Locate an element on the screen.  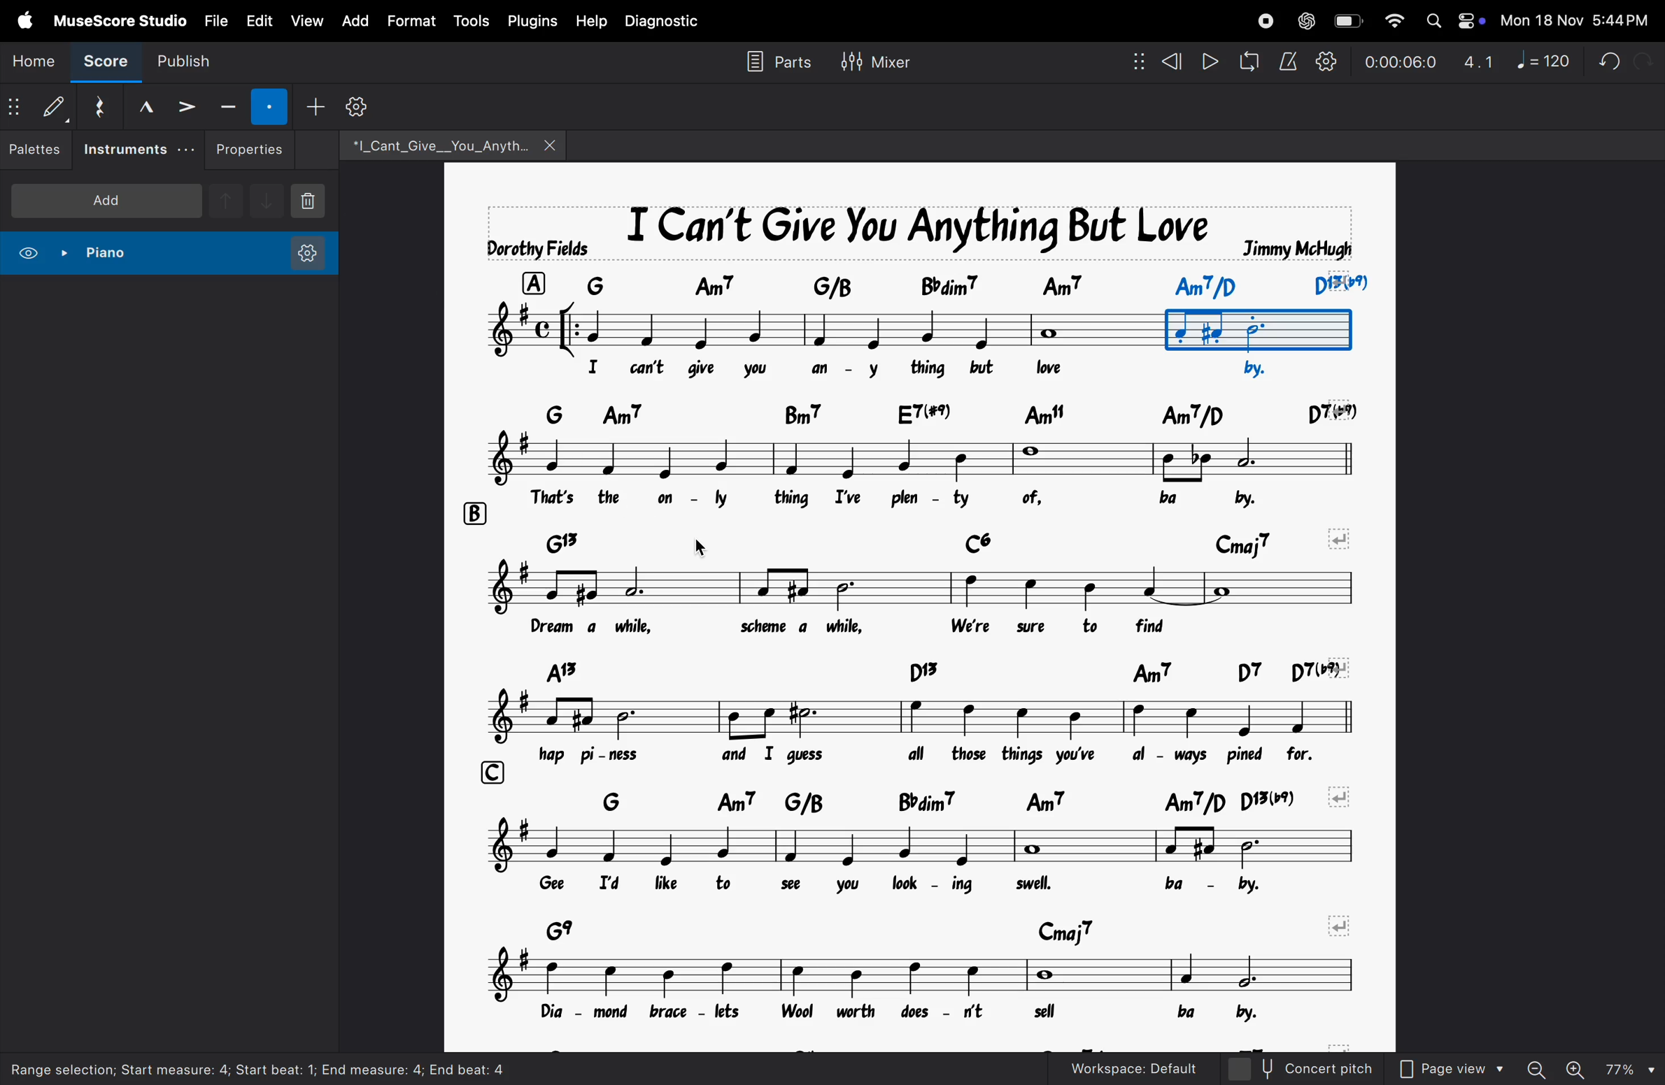
4.1 is located at coordinates (1479, 63).